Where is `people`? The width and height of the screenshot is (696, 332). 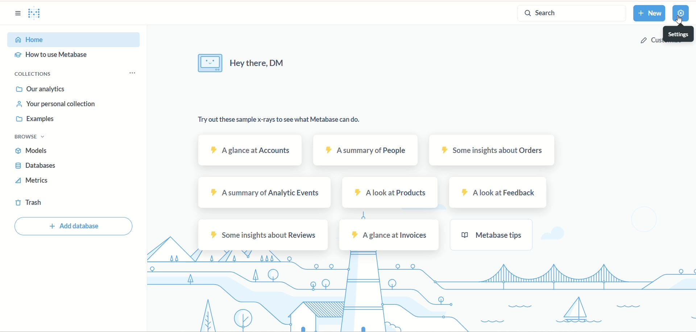
people is located at coordinates (366, 150).